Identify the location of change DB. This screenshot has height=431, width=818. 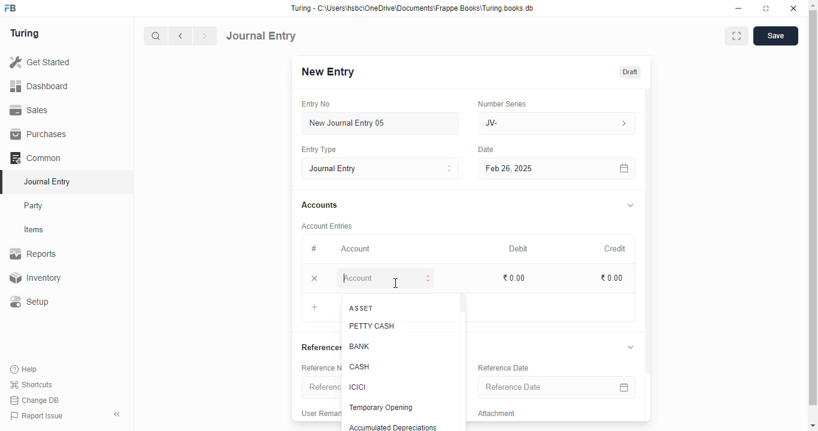
(35, 400).